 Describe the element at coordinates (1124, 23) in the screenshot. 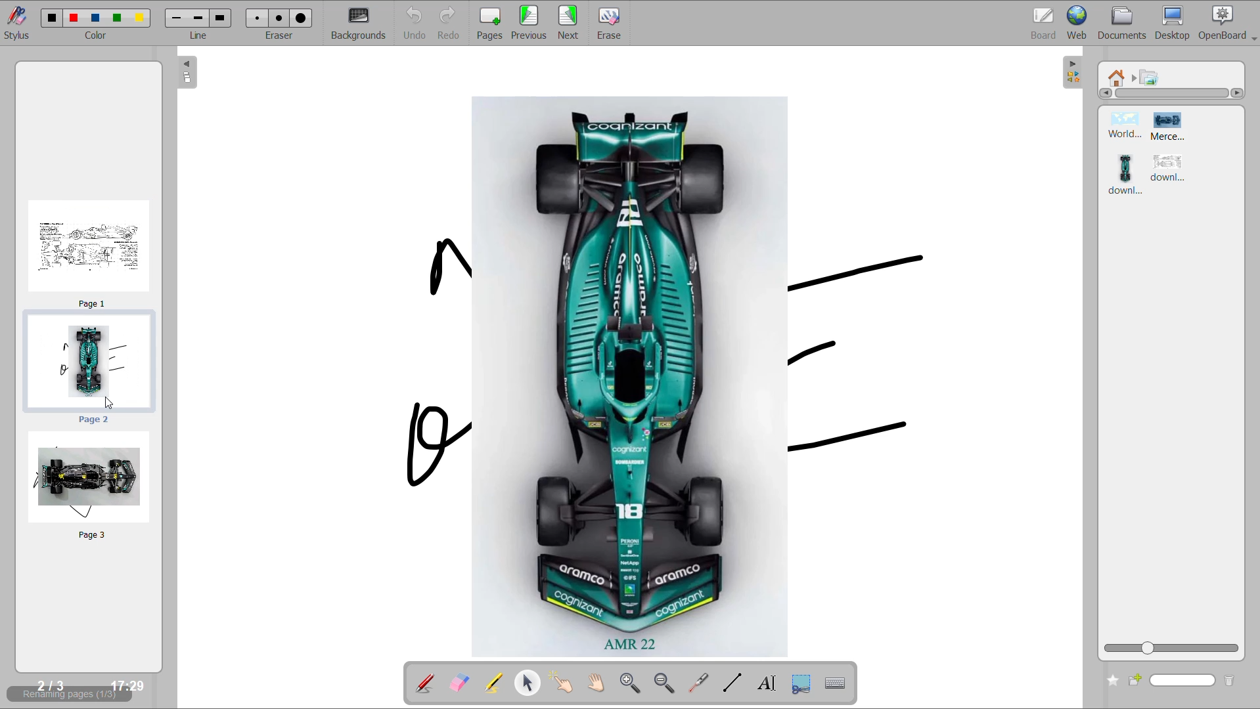

I see `documents` at that location.